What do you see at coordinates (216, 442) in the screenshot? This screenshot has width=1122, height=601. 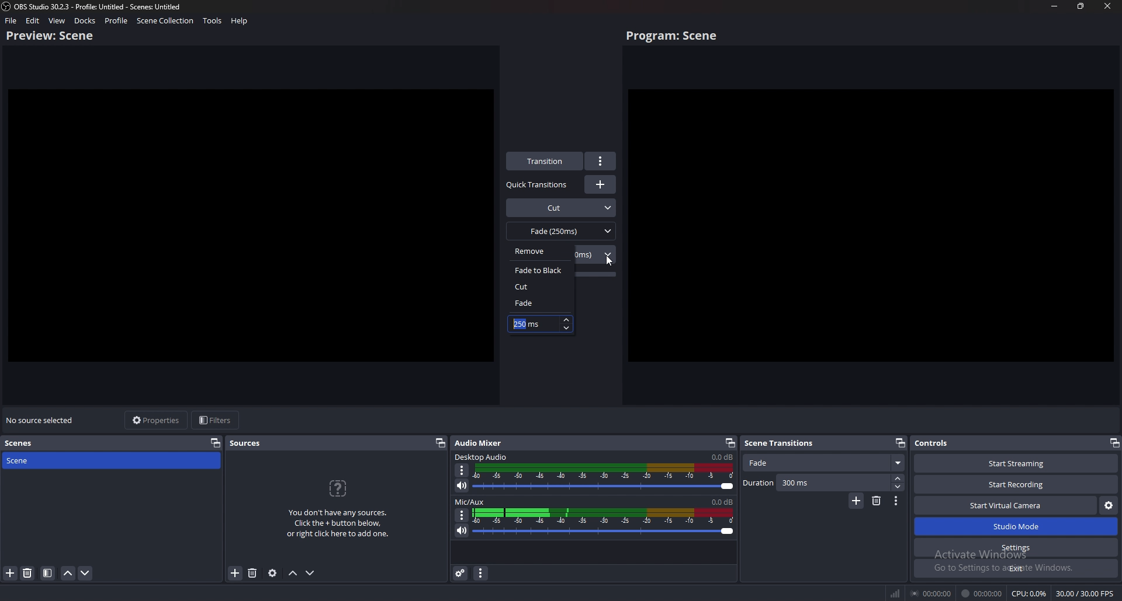 I see `pop out` at bounding box center [216, 442].